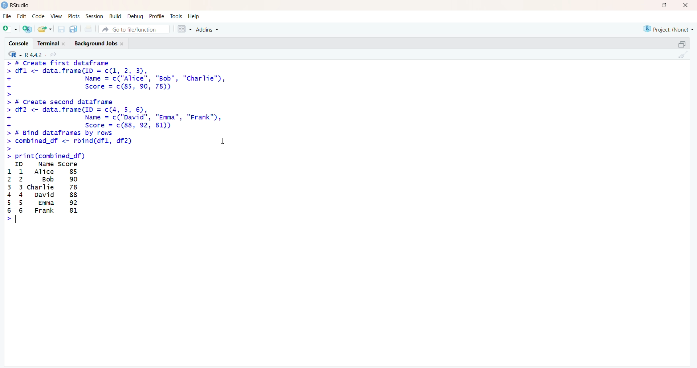 This screenshot has width=697, height=368. I want to click on maximize, so click(664, 5).